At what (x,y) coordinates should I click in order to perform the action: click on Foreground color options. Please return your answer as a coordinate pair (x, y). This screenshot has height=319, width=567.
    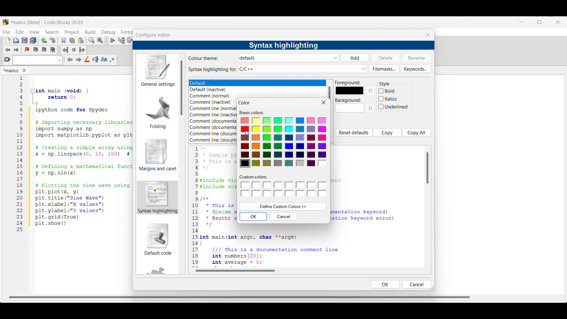
    Looking at the image, I should click on (349, 91).